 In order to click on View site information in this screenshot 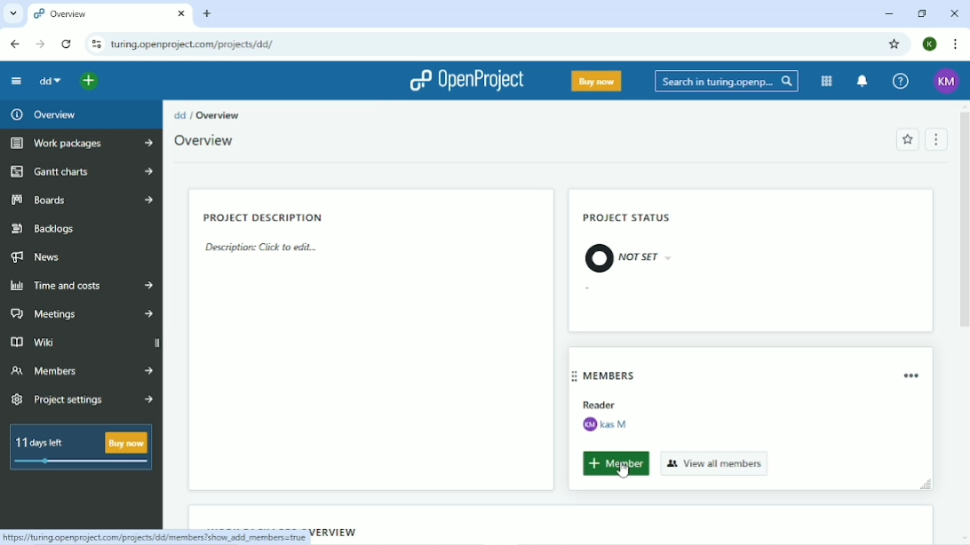, I will do `click(94, 43)`.